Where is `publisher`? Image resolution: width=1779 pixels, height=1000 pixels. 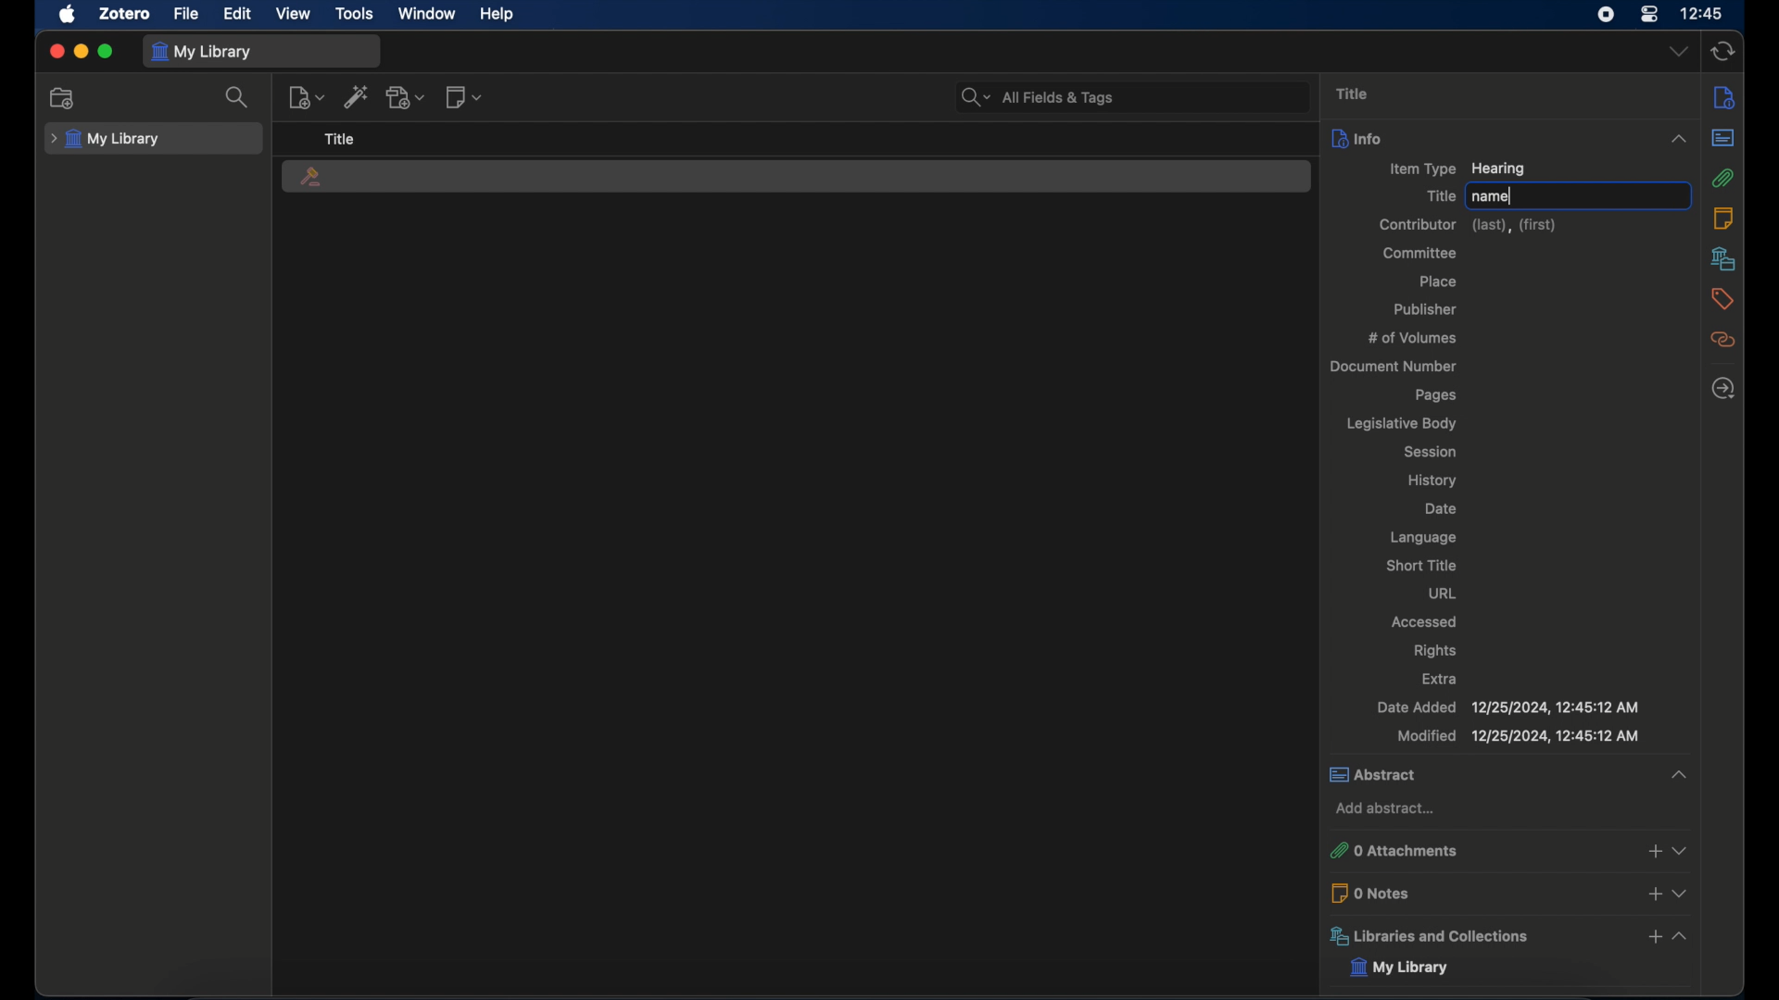 publisher is located at coordinates (1427, 308).